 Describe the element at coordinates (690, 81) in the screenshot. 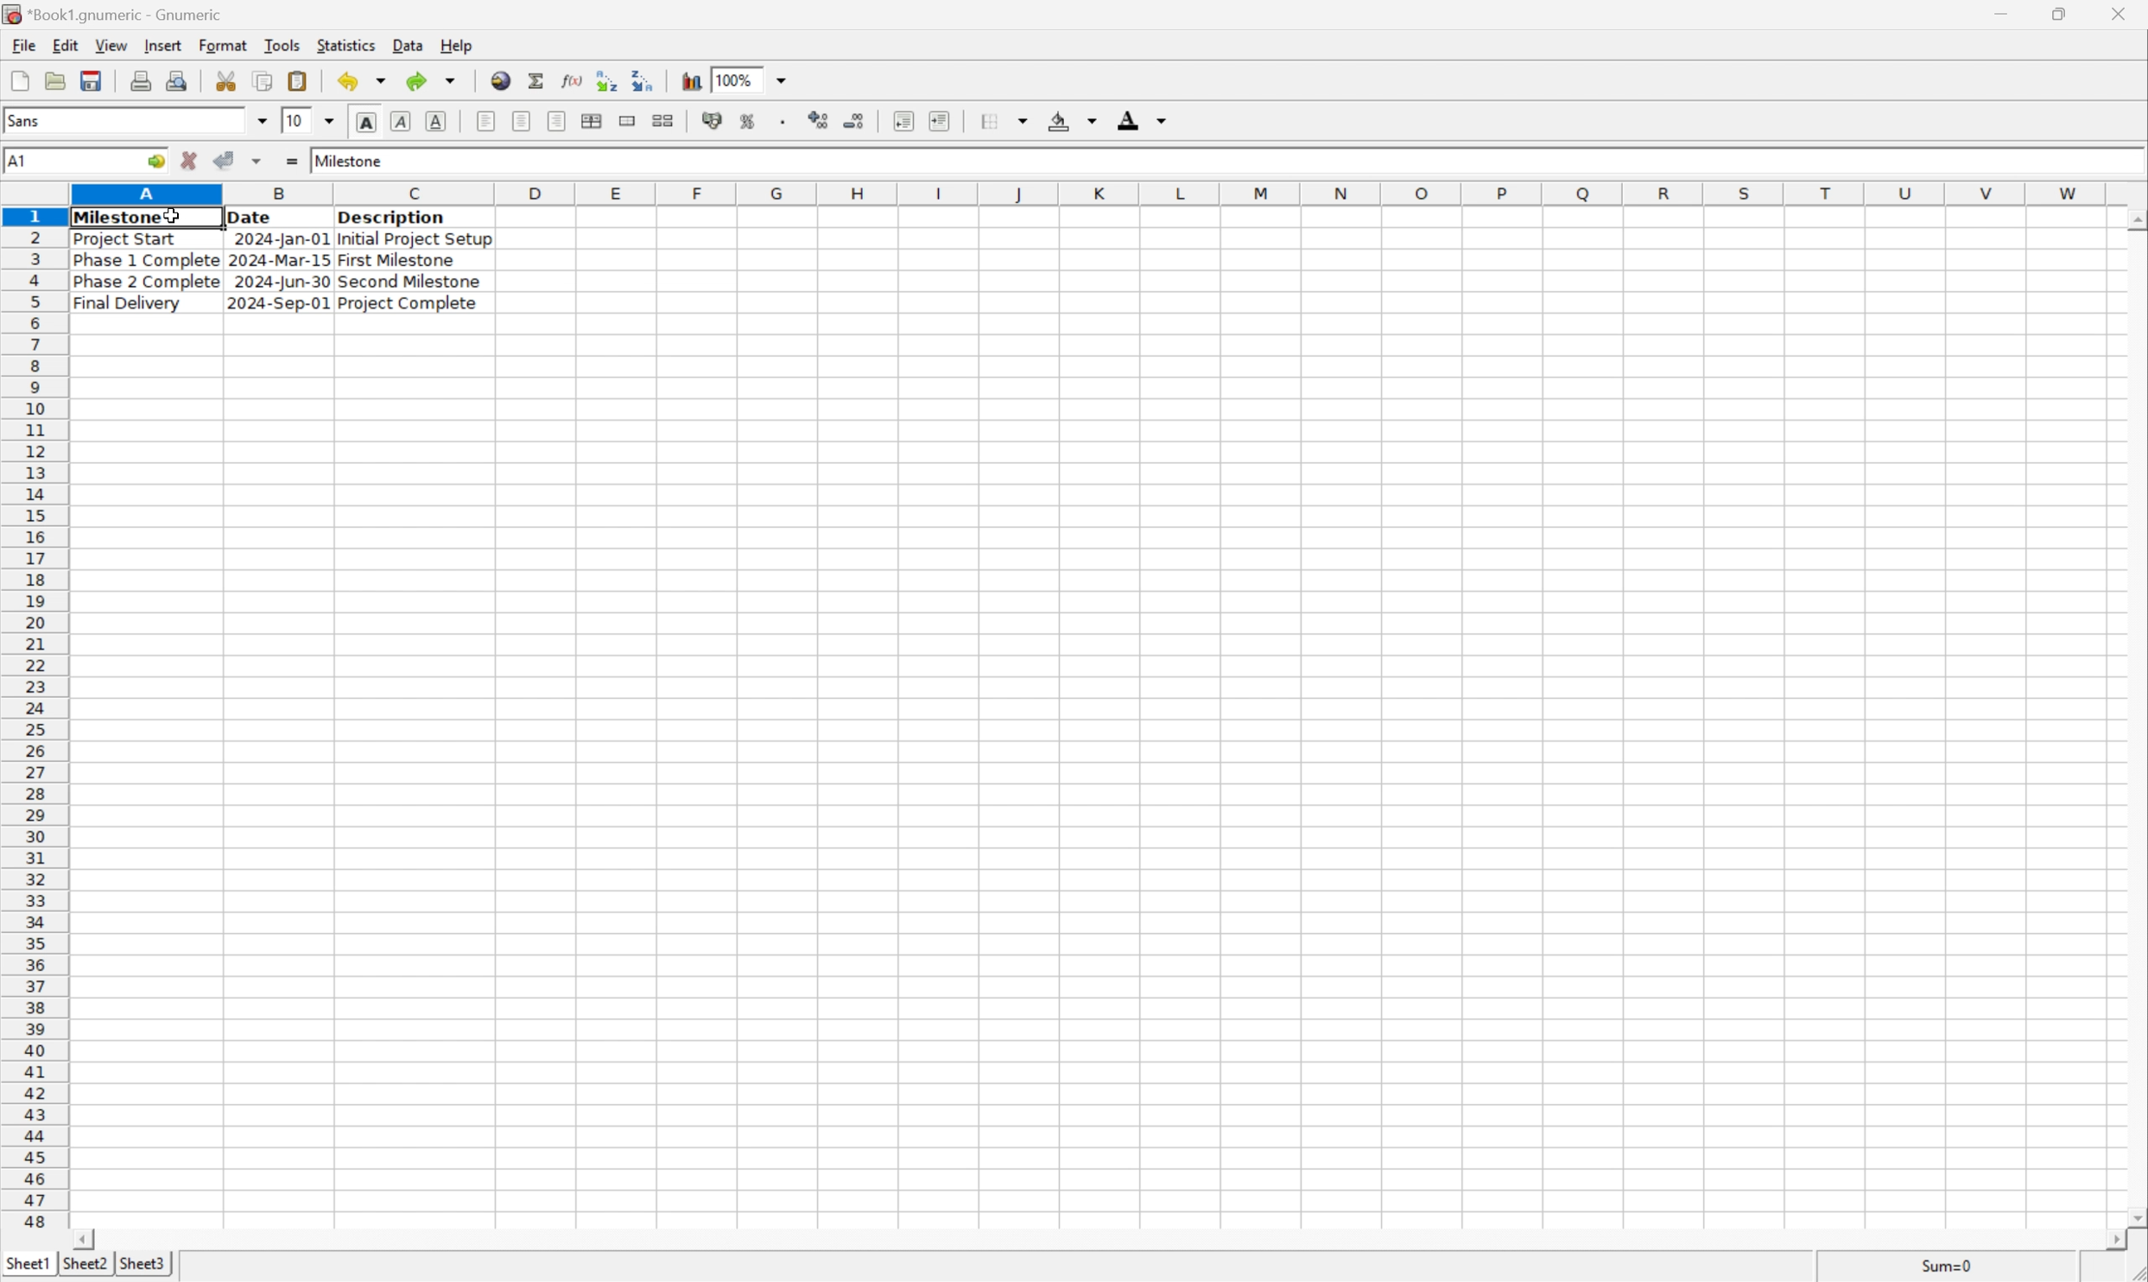

I see `insert chart` at that location.